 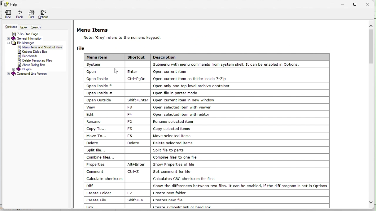 I want to click on LInk | | Click symbolic link or hard link, so click(x=169, y=206).